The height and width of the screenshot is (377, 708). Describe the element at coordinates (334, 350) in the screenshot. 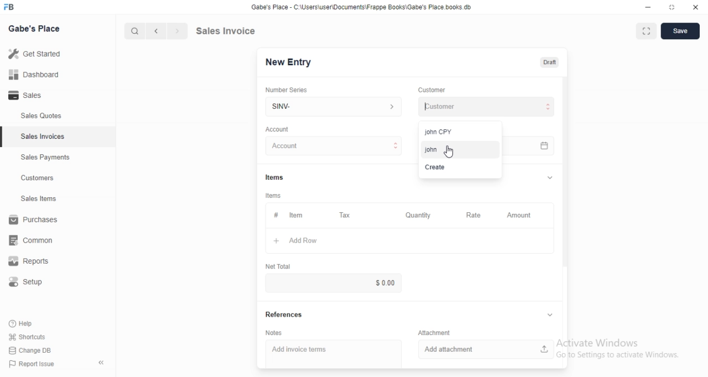

I see `Add invoice terms` at that location.